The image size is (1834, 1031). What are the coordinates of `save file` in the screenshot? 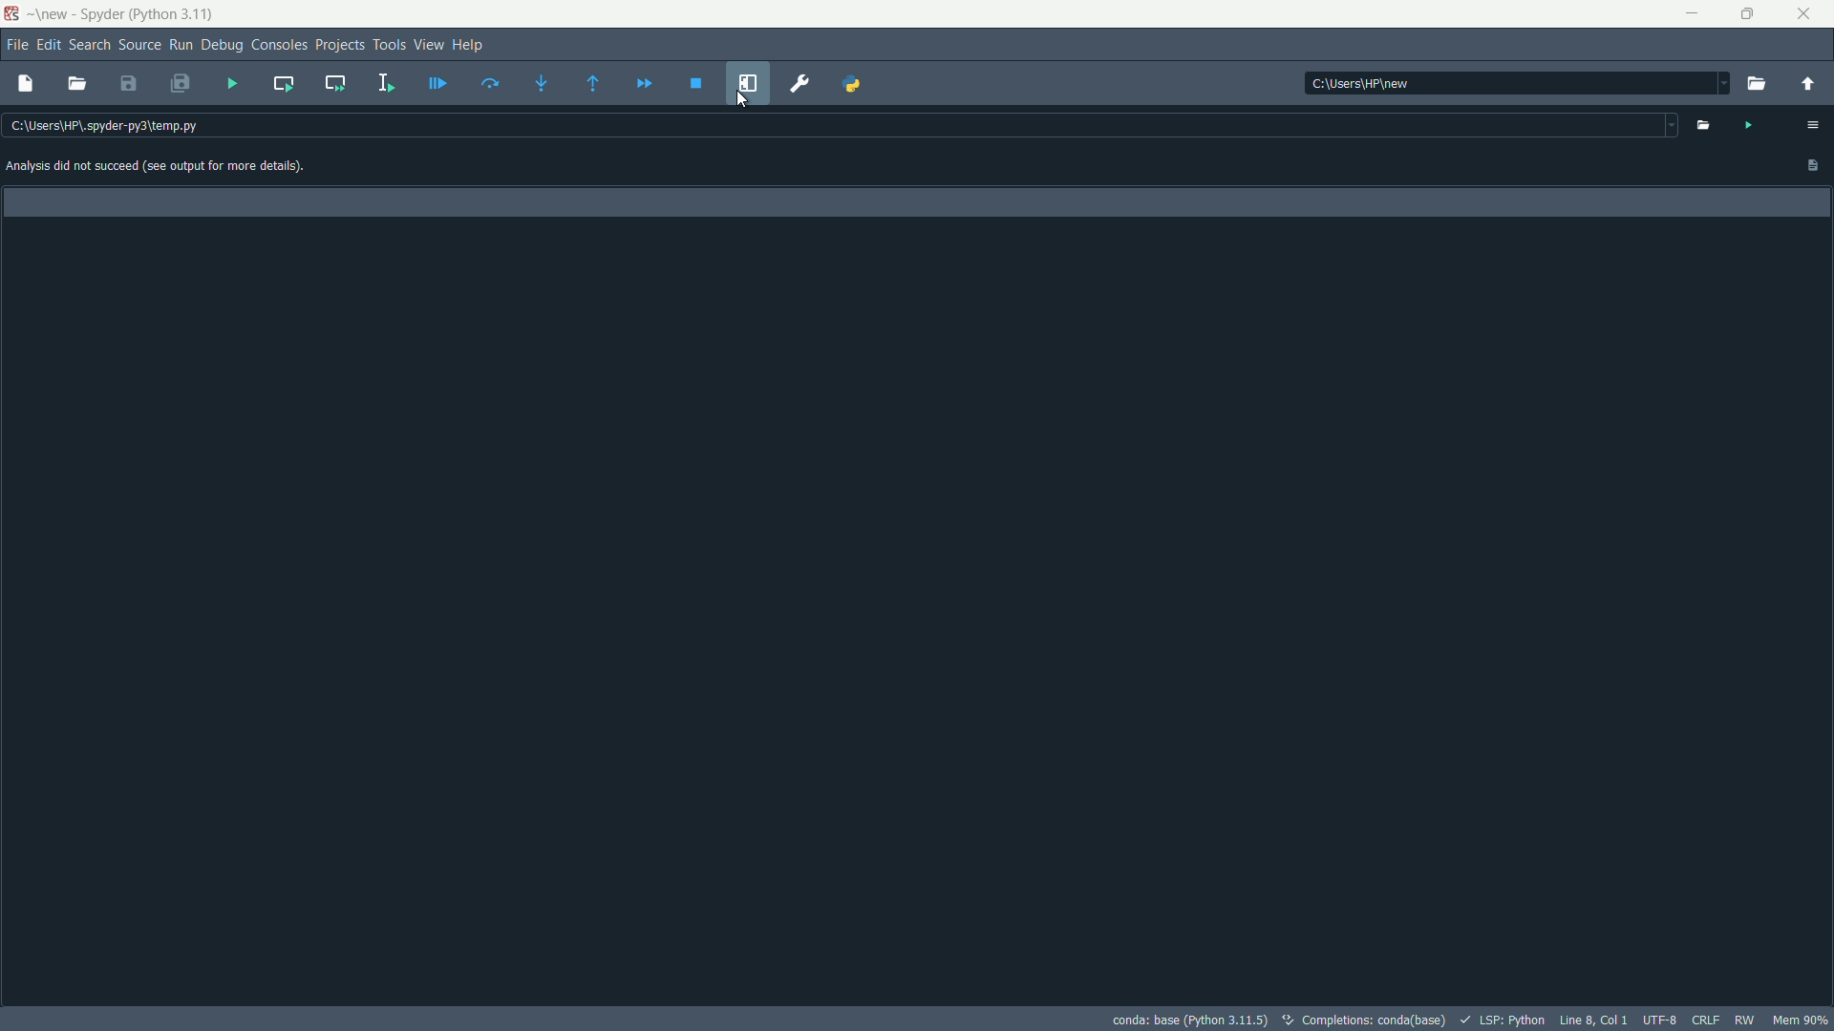 It's located at (128, 85).